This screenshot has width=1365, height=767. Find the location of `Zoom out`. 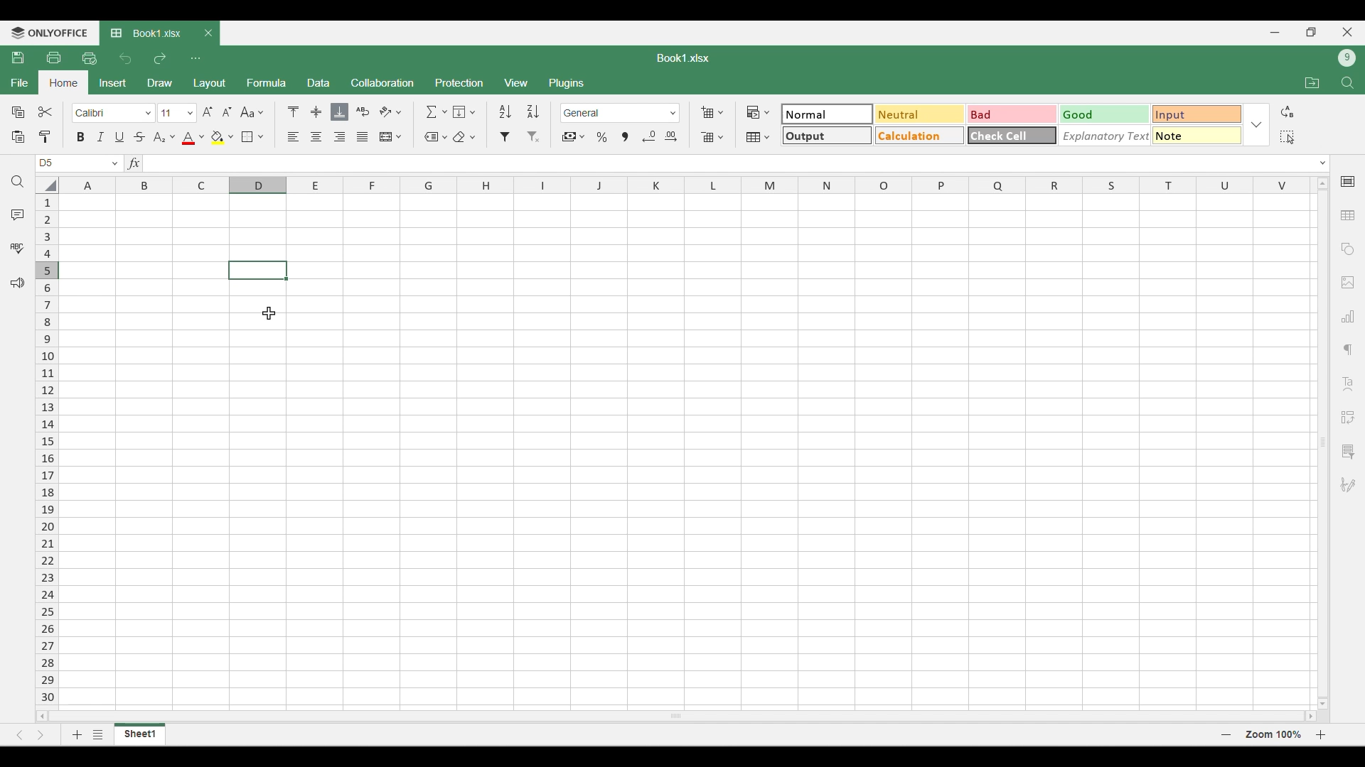

Zoom out is located at coordinates (1226, 734).